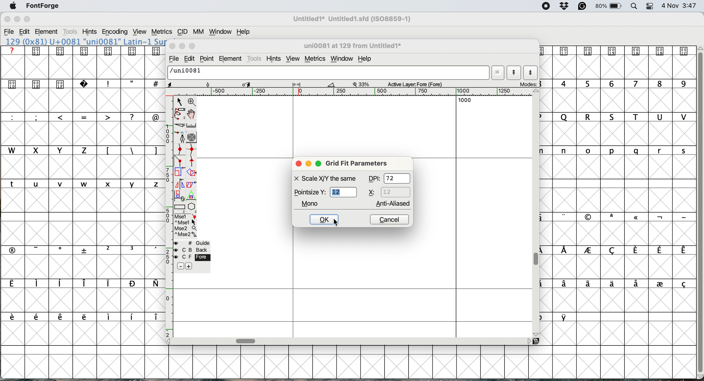 This screenshot has width=704, height=381. Describe the element at coordinates (193, 257) in the screenshot. I see `C F Fore` at that location.